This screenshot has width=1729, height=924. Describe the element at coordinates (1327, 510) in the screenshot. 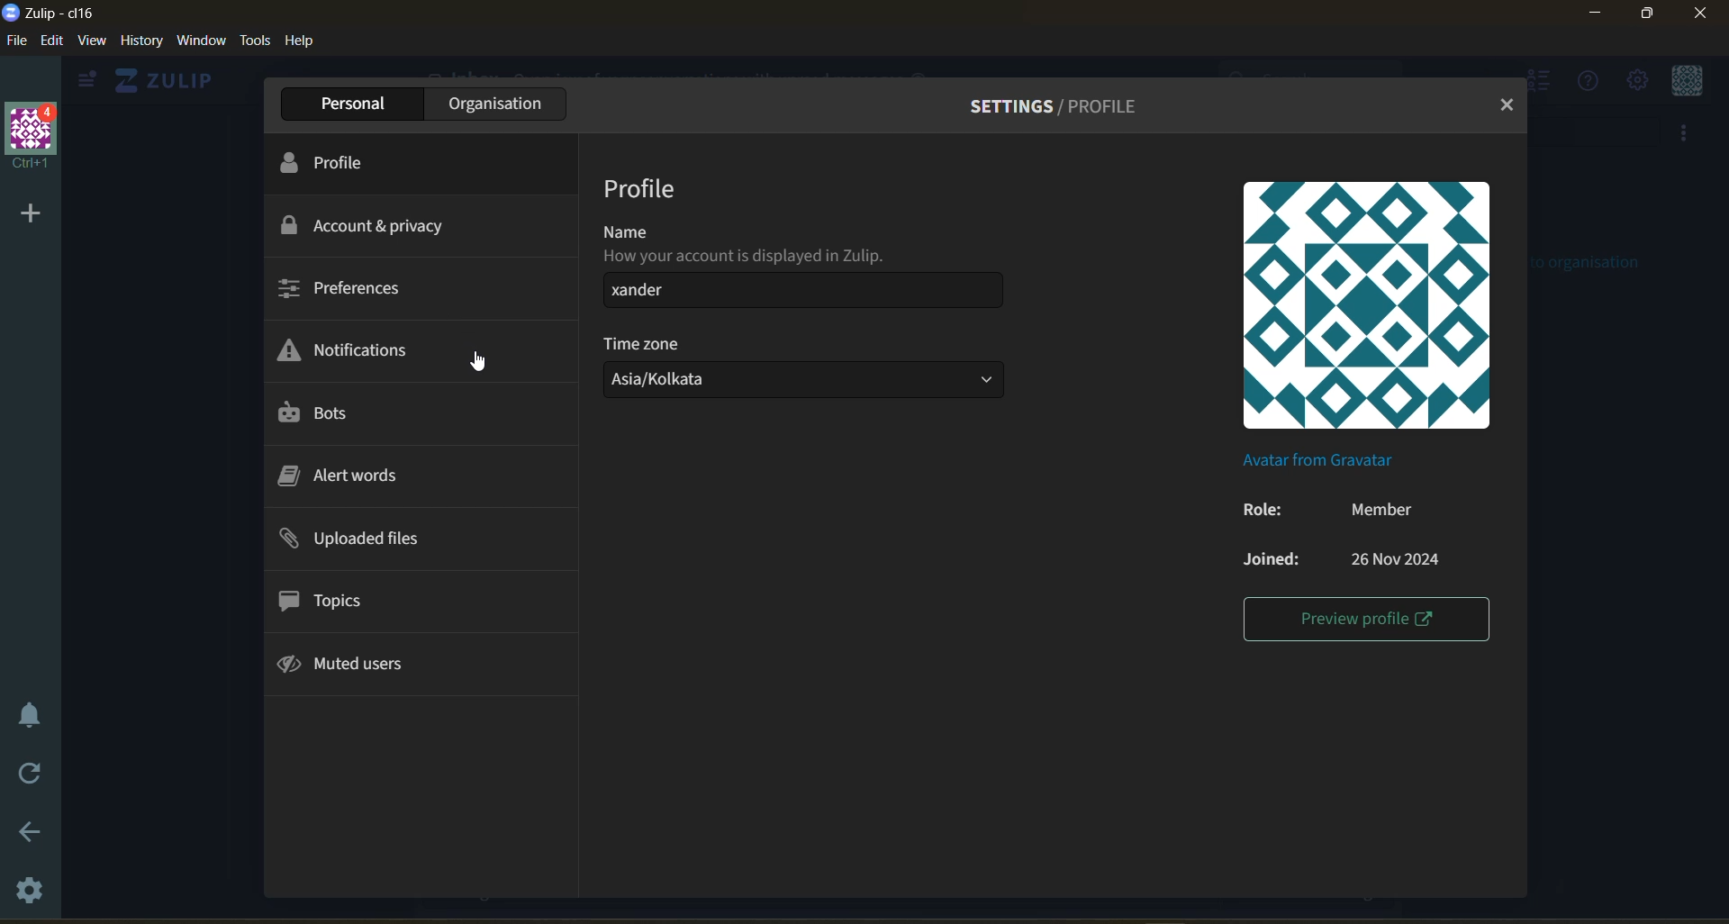

I see `role` at that location.